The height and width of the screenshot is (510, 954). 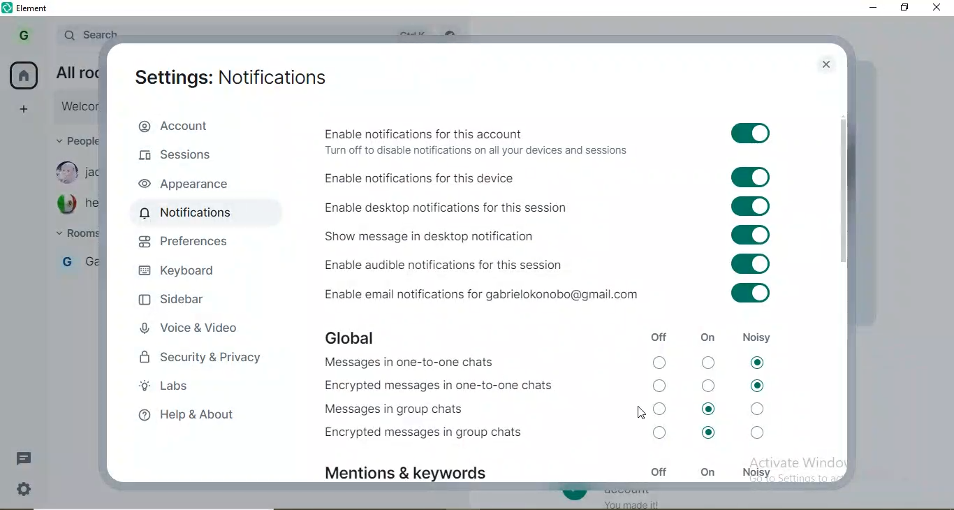 I want to click on switch on, so click(x=709, y=409).